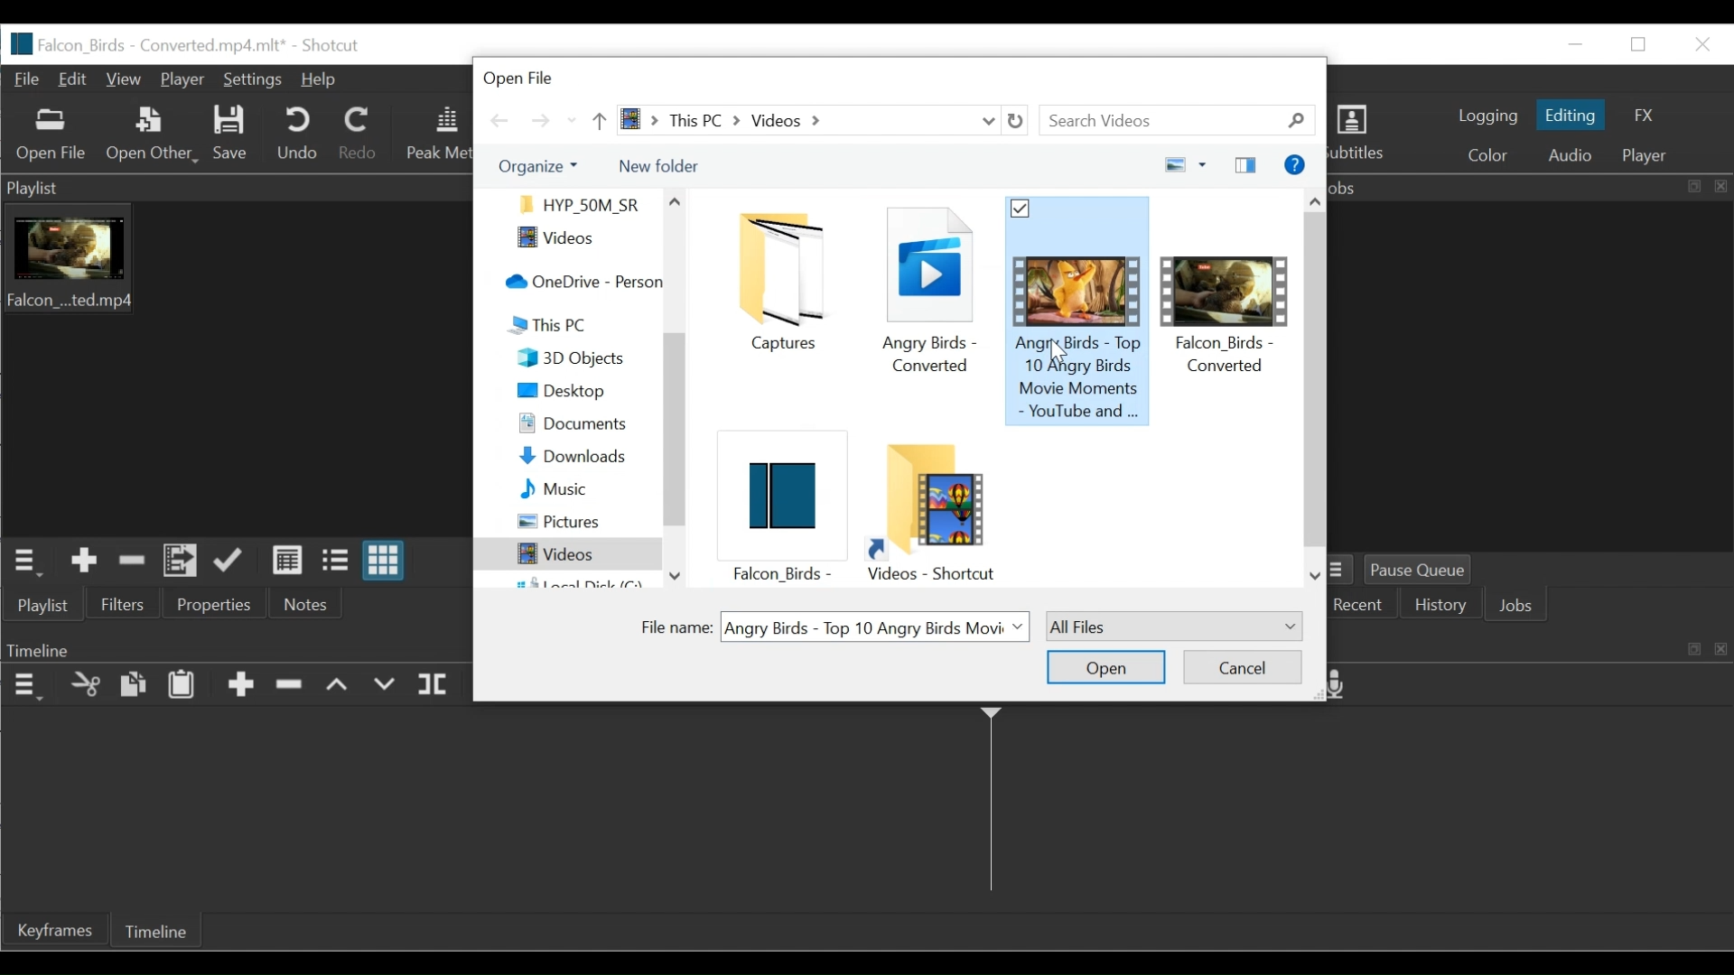 The height and width of the screenshot is (975, 1734). Describe the element at coordinates (778, 512) in the screenshot. I see `flcon _ birds -` at that location.